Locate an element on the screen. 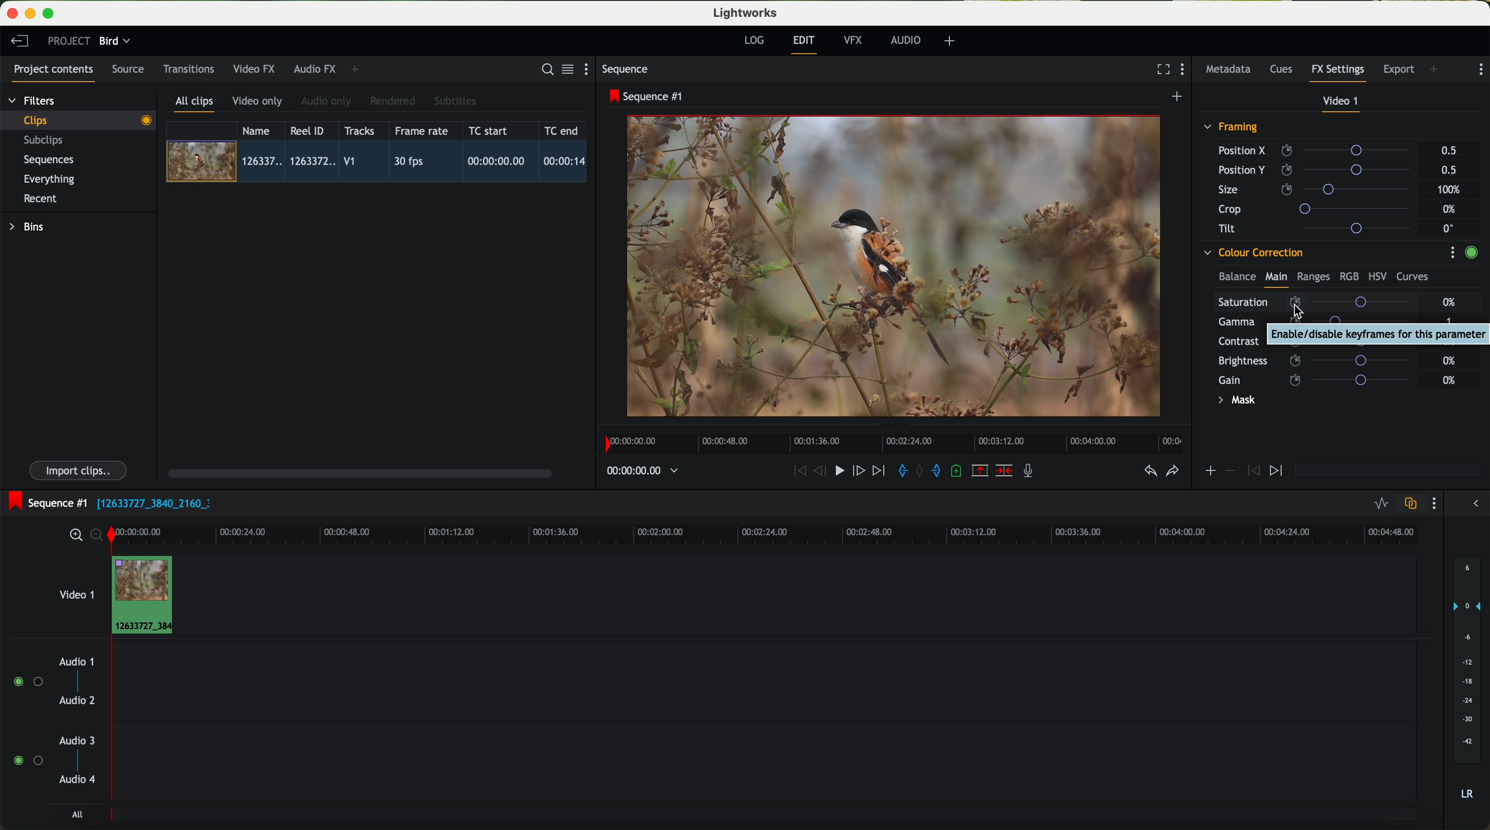 This screenshot has height=830, width=1490. TC start is located at coordinates (489, 130).